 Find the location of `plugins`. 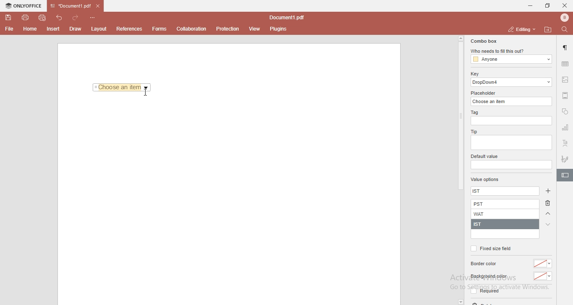

plugins is located at coordinates (279, 29).